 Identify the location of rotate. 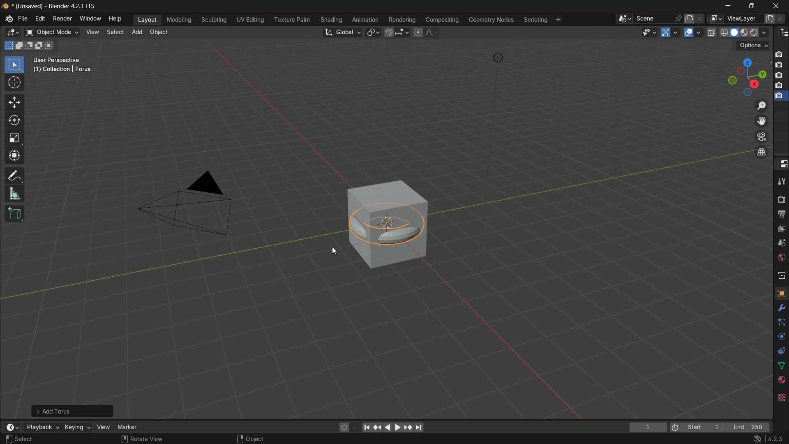
(14, 121).